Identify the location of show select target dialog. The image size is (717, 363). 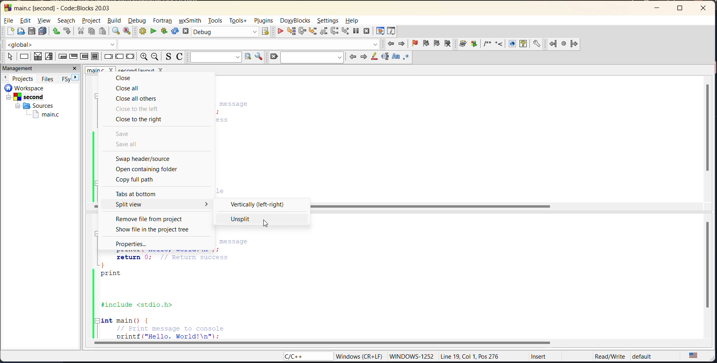
(263, 32).